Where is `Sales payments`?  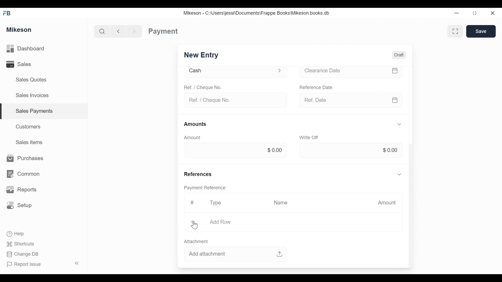
Sales payments is located at coordinates (35, 111).